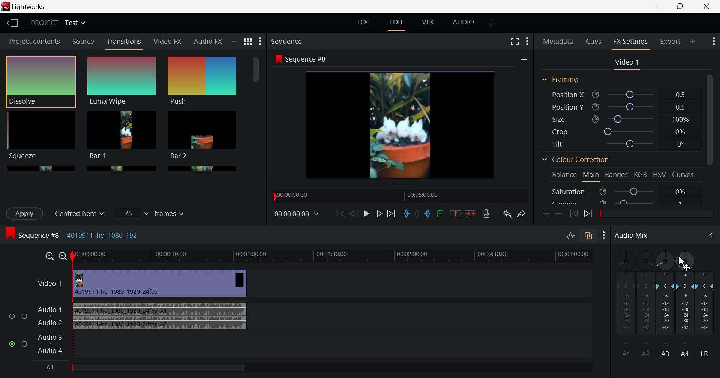  Describe the element at coordinates (167, 42) in the screenshot. I see `Video FX` at that location.